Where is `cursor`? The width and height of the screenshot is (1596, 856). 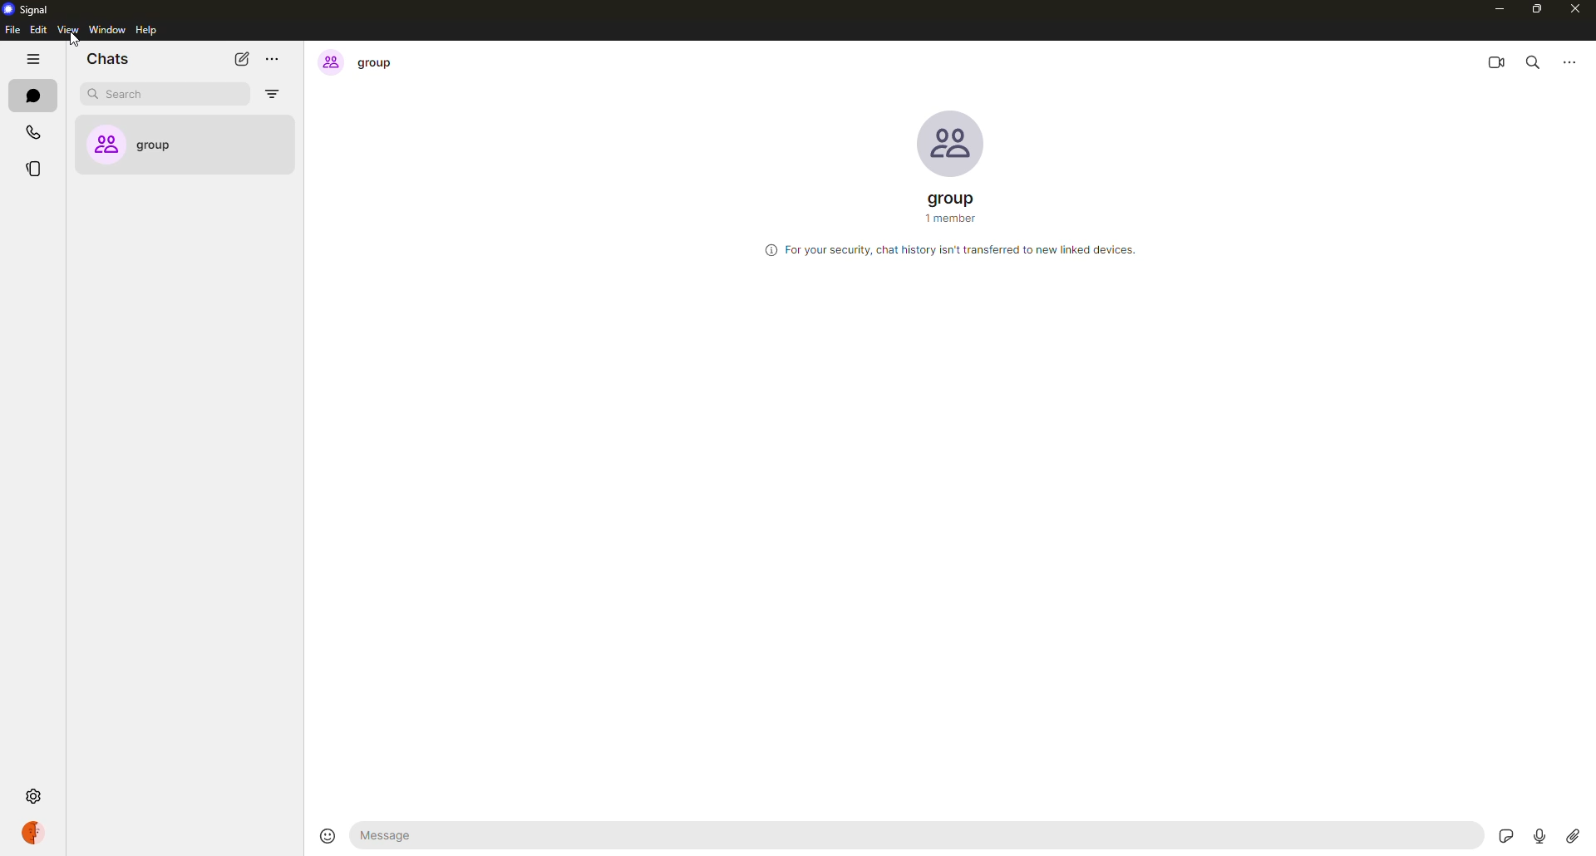 cursor is located at coordinates (71, 41).